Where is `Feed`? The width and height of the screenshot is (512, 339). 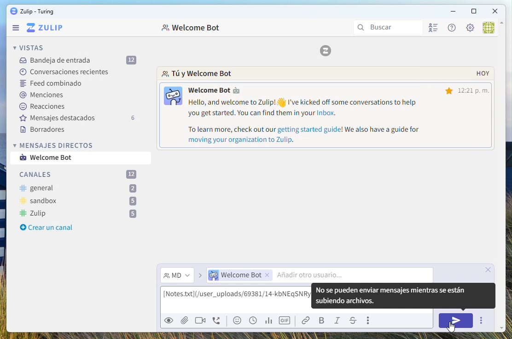 Feed is located at coordinates (52, 84).